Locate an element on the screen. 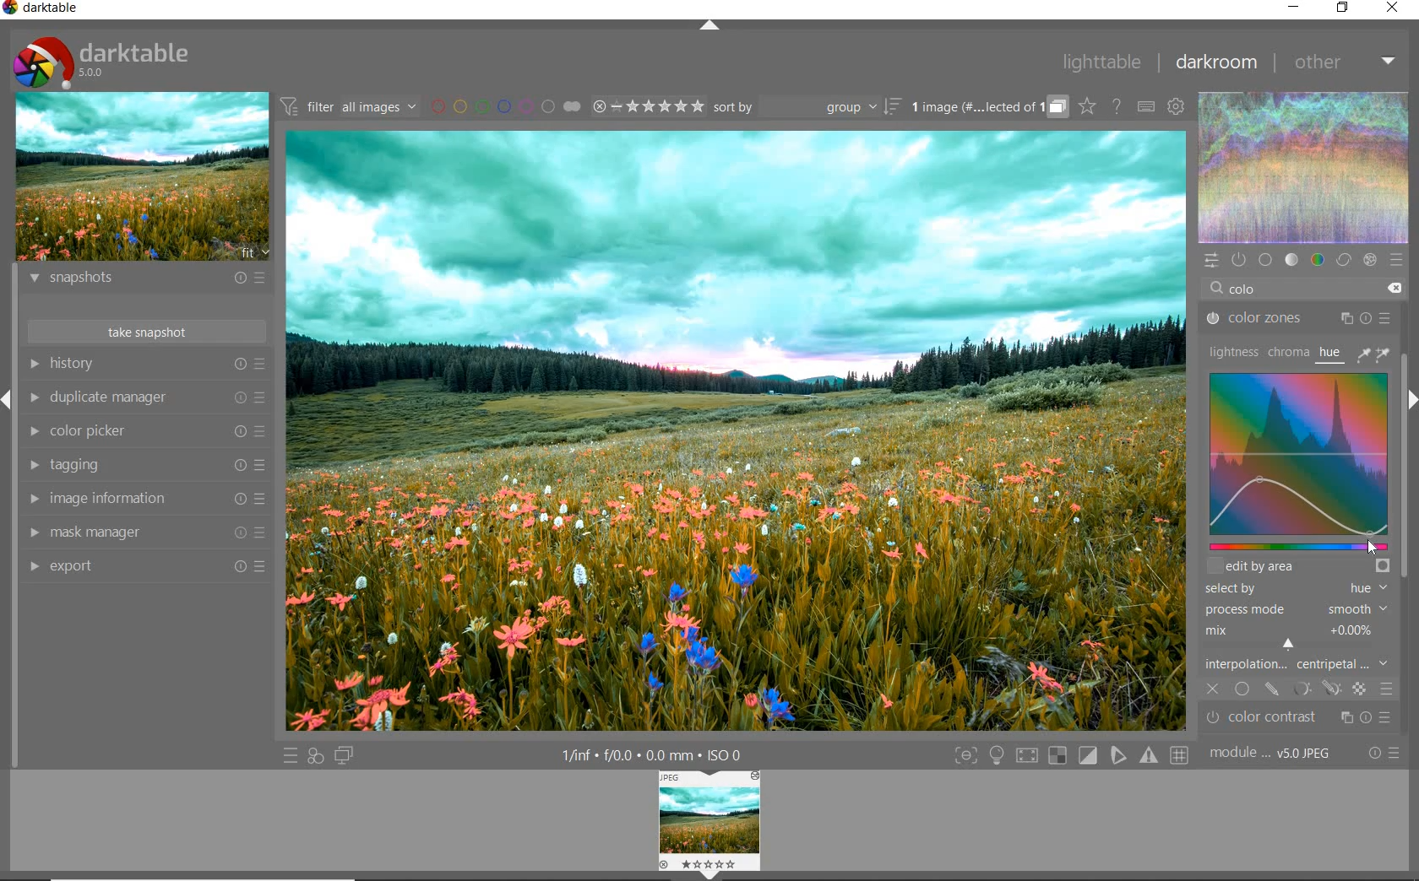 The height and width of the screenshot is (881, 1419). Expand / Collapse is located at coordinates (8, 398).